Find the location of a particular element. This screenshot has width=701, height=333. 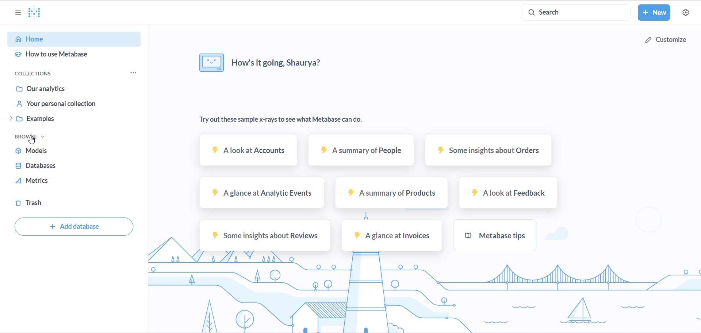

YOUR PERSONAL COLLECTION is located at coordinates (65, 105).